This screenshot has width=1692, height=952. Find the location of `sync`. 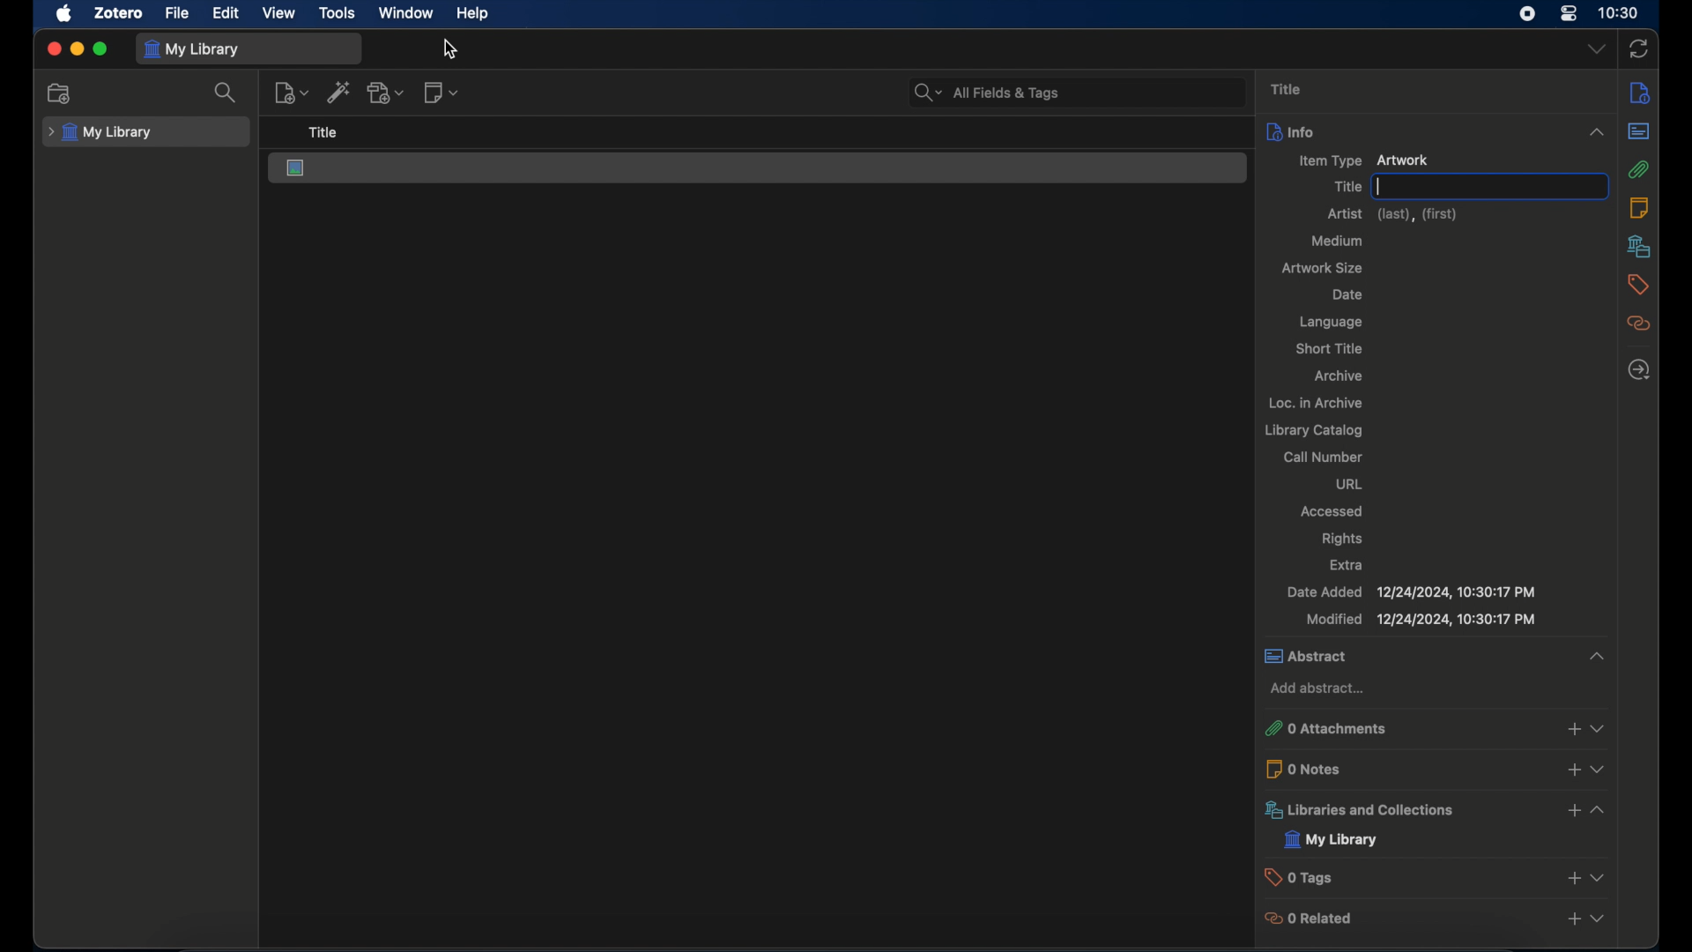

sync is located at coordinates (1640, 49).